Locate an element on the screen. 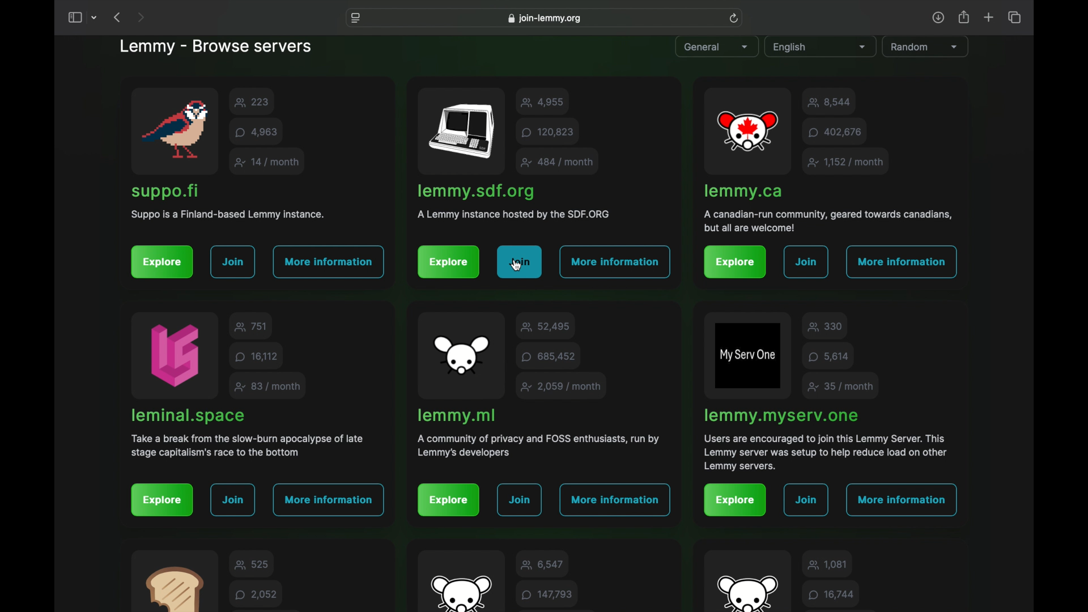 Image resolution: width=1088 pixels, height=612 pixels. share is located at coordinates (964, 18).